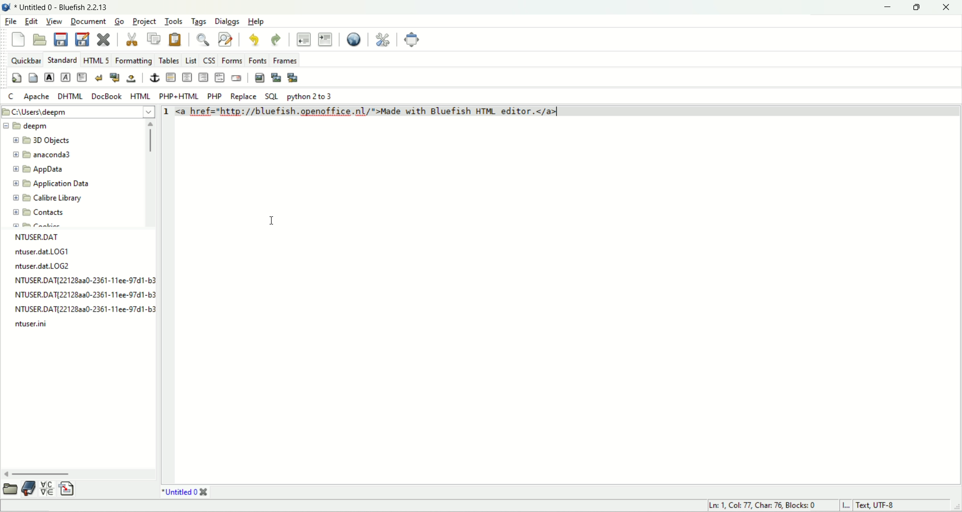 The height and width of the screenshot is (512, 962). I want to click on tables, so click(168, 59).